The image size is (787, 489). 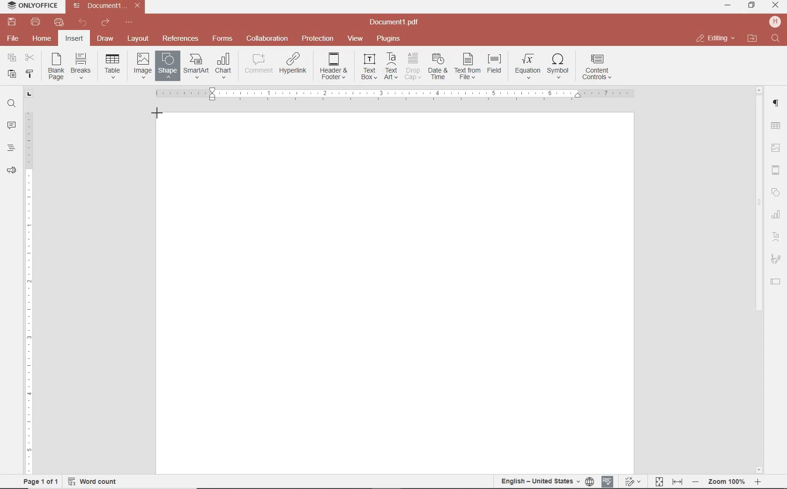 I want to click on find, so click(x=777, y=39).